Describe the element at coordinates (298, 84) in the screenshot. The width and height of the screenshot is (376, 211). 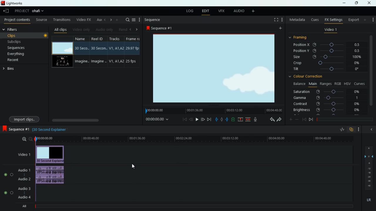
I see `balance` at that location.